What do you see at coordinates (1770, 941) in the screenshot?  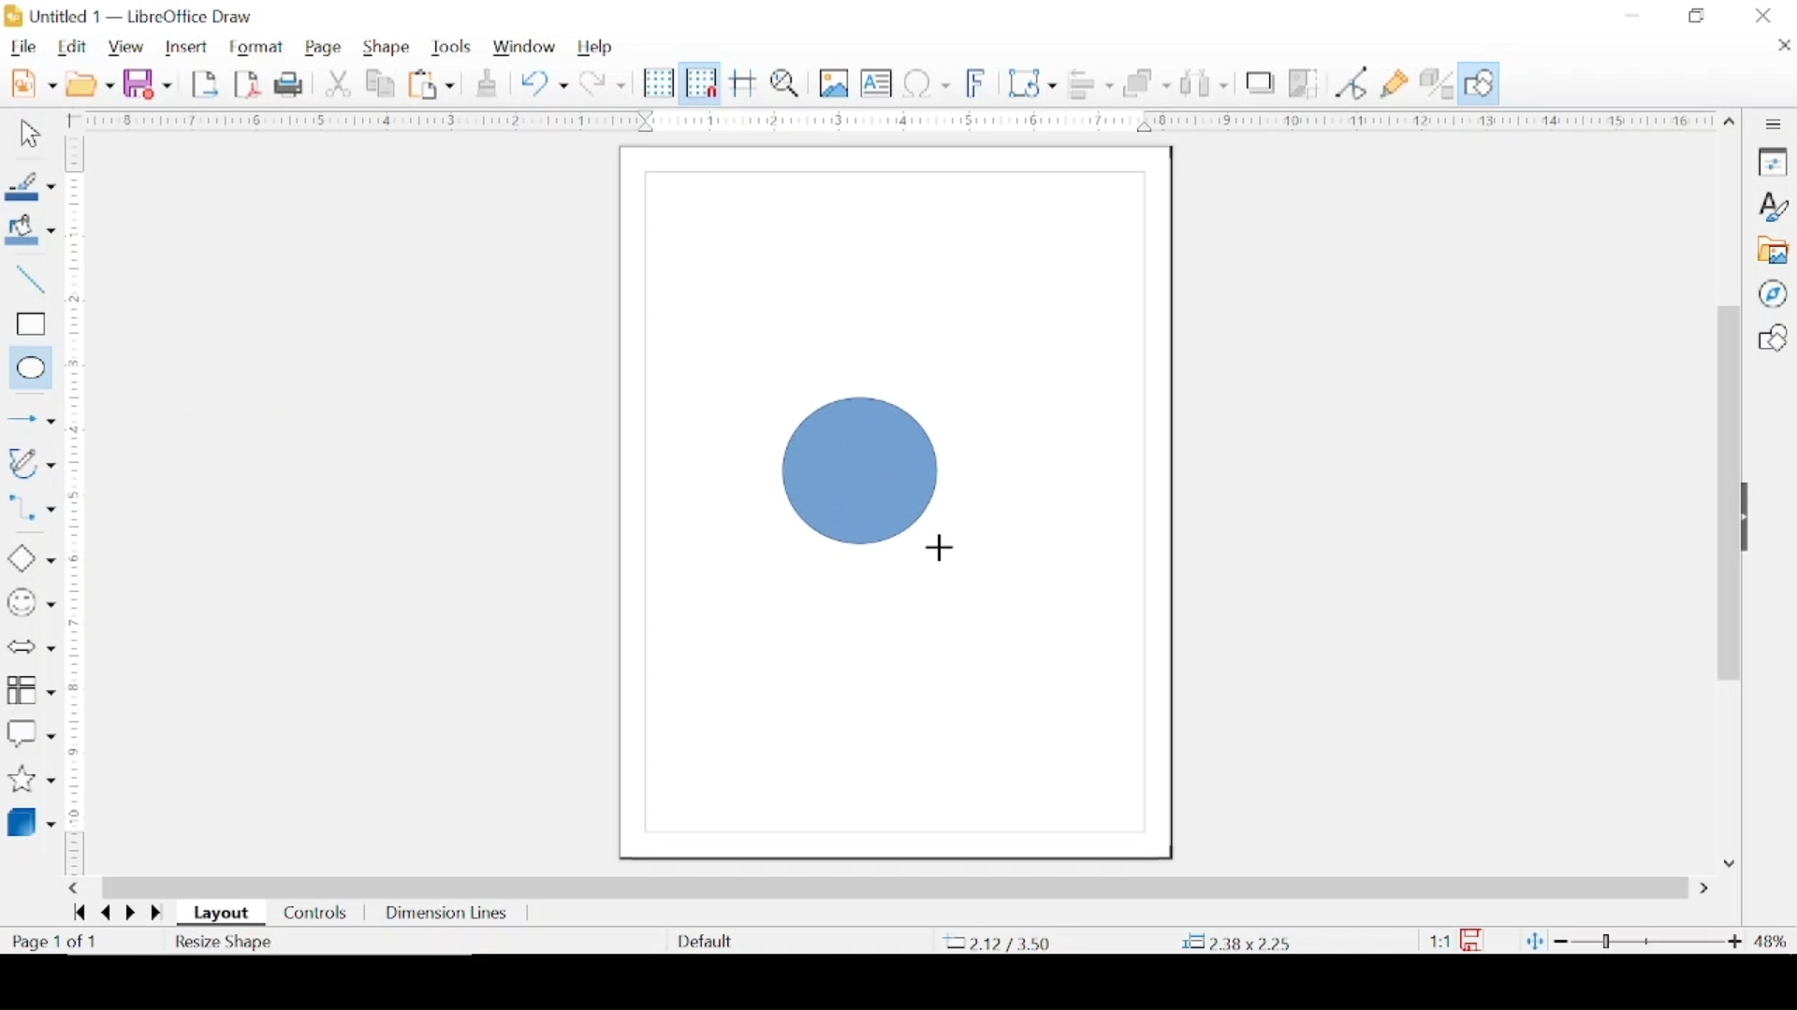 I see `zoom level` at bounding box center [1770, 941].